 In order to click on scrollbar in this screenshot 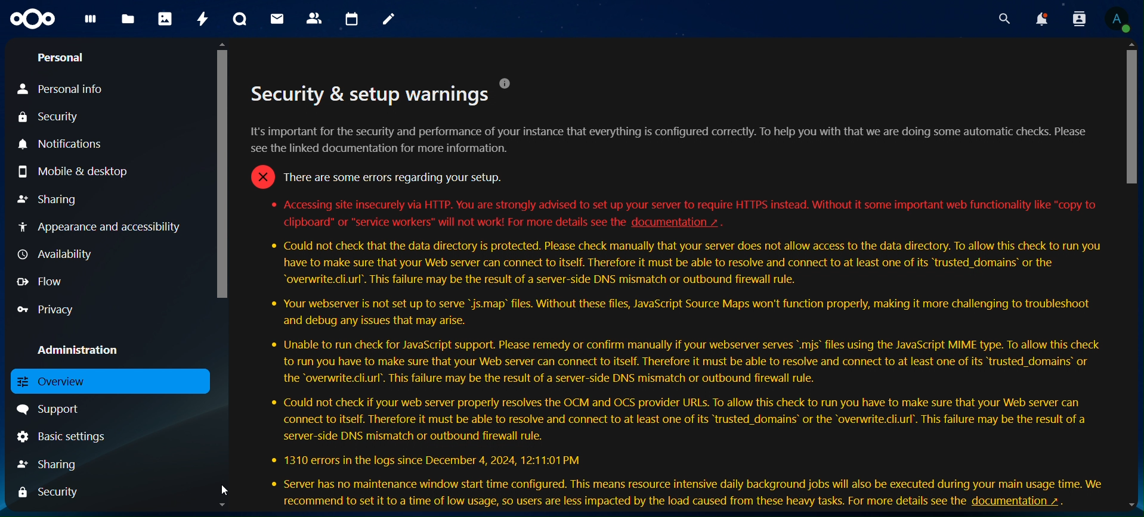, I will do `click(223, 257)`.